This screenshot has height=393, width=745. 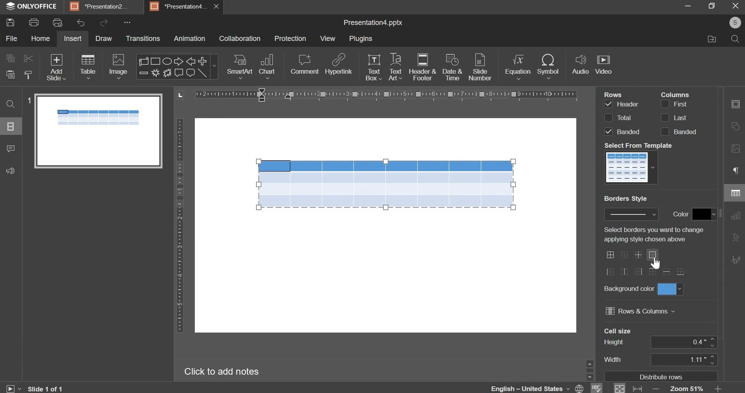 I want to click on close, so click(x=734, y=5).